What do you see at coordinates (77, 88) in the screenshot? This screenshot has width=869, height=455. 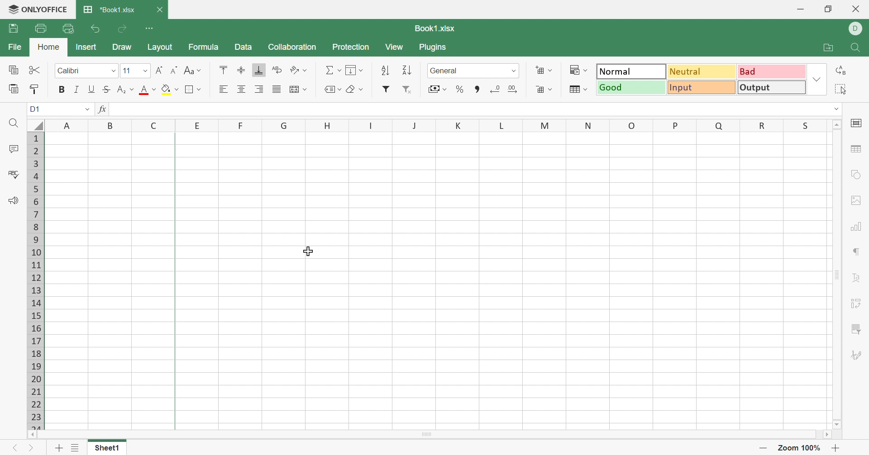 I see `Italic` at bounding box center [77, 88].